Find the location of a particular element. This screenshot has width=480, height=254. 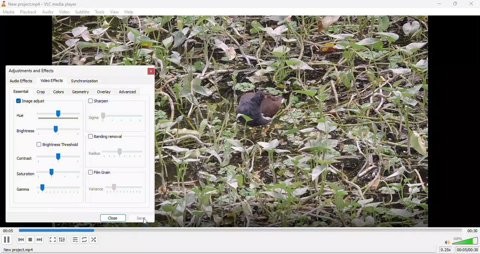

crop is located at coordinates (41, 92).